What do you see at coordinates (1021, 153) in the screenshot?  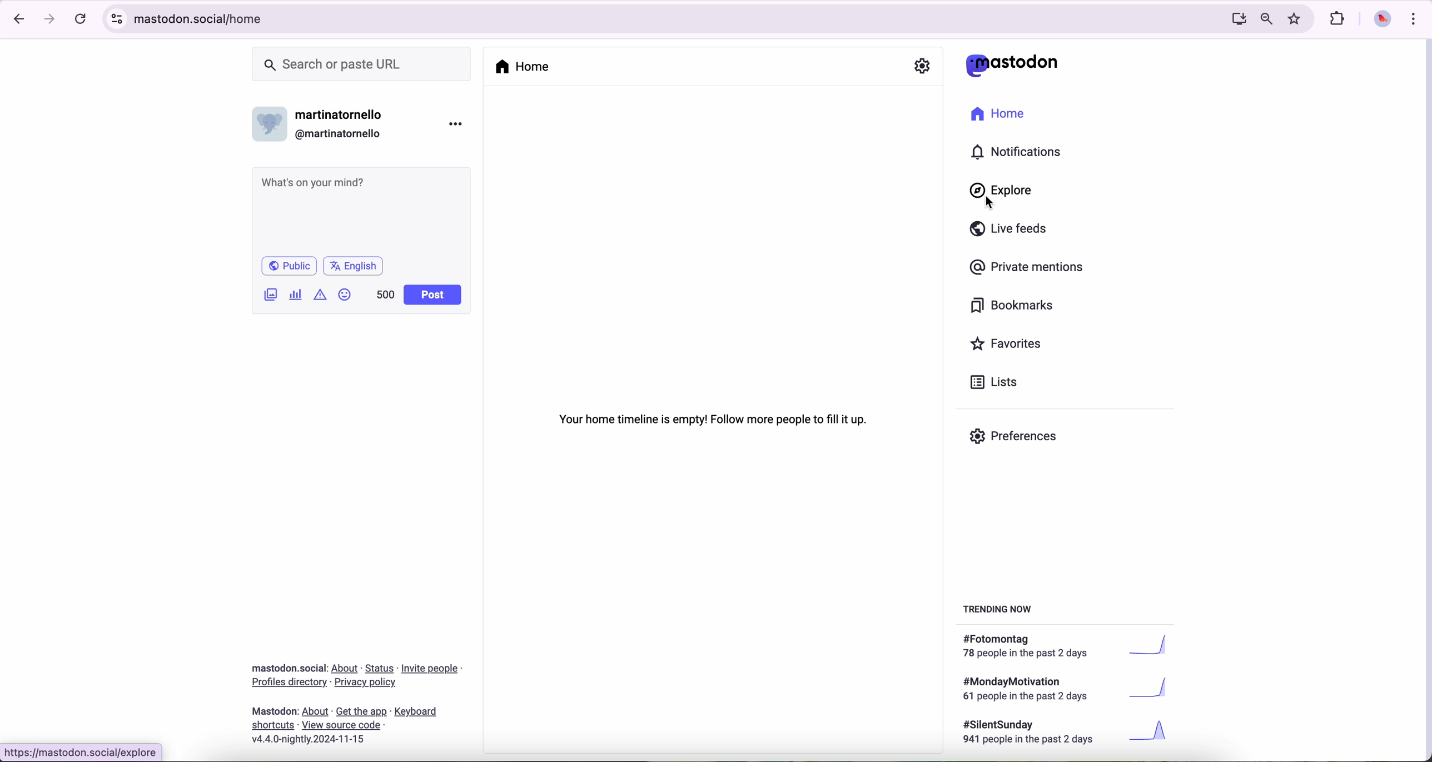 I see `notifications` at bounding box center [1021, 153].